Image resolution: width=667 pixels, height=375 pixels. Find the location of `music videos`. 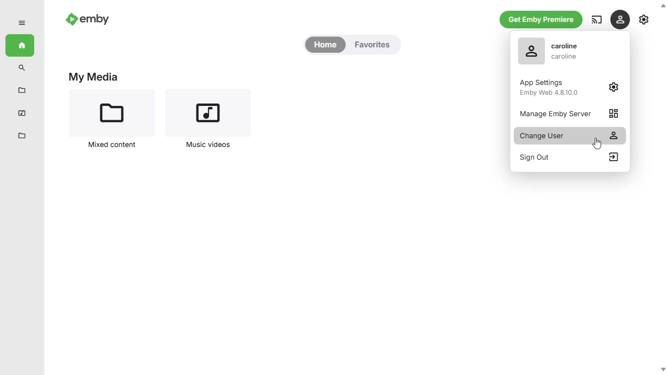

music videos is located at coordinates (22, 113).